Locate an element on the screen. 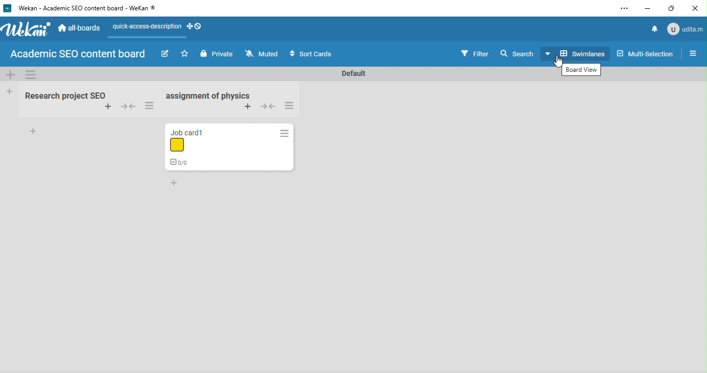 This screenshot has width=707, height=373. collapse is located at coordinates (269, 108).